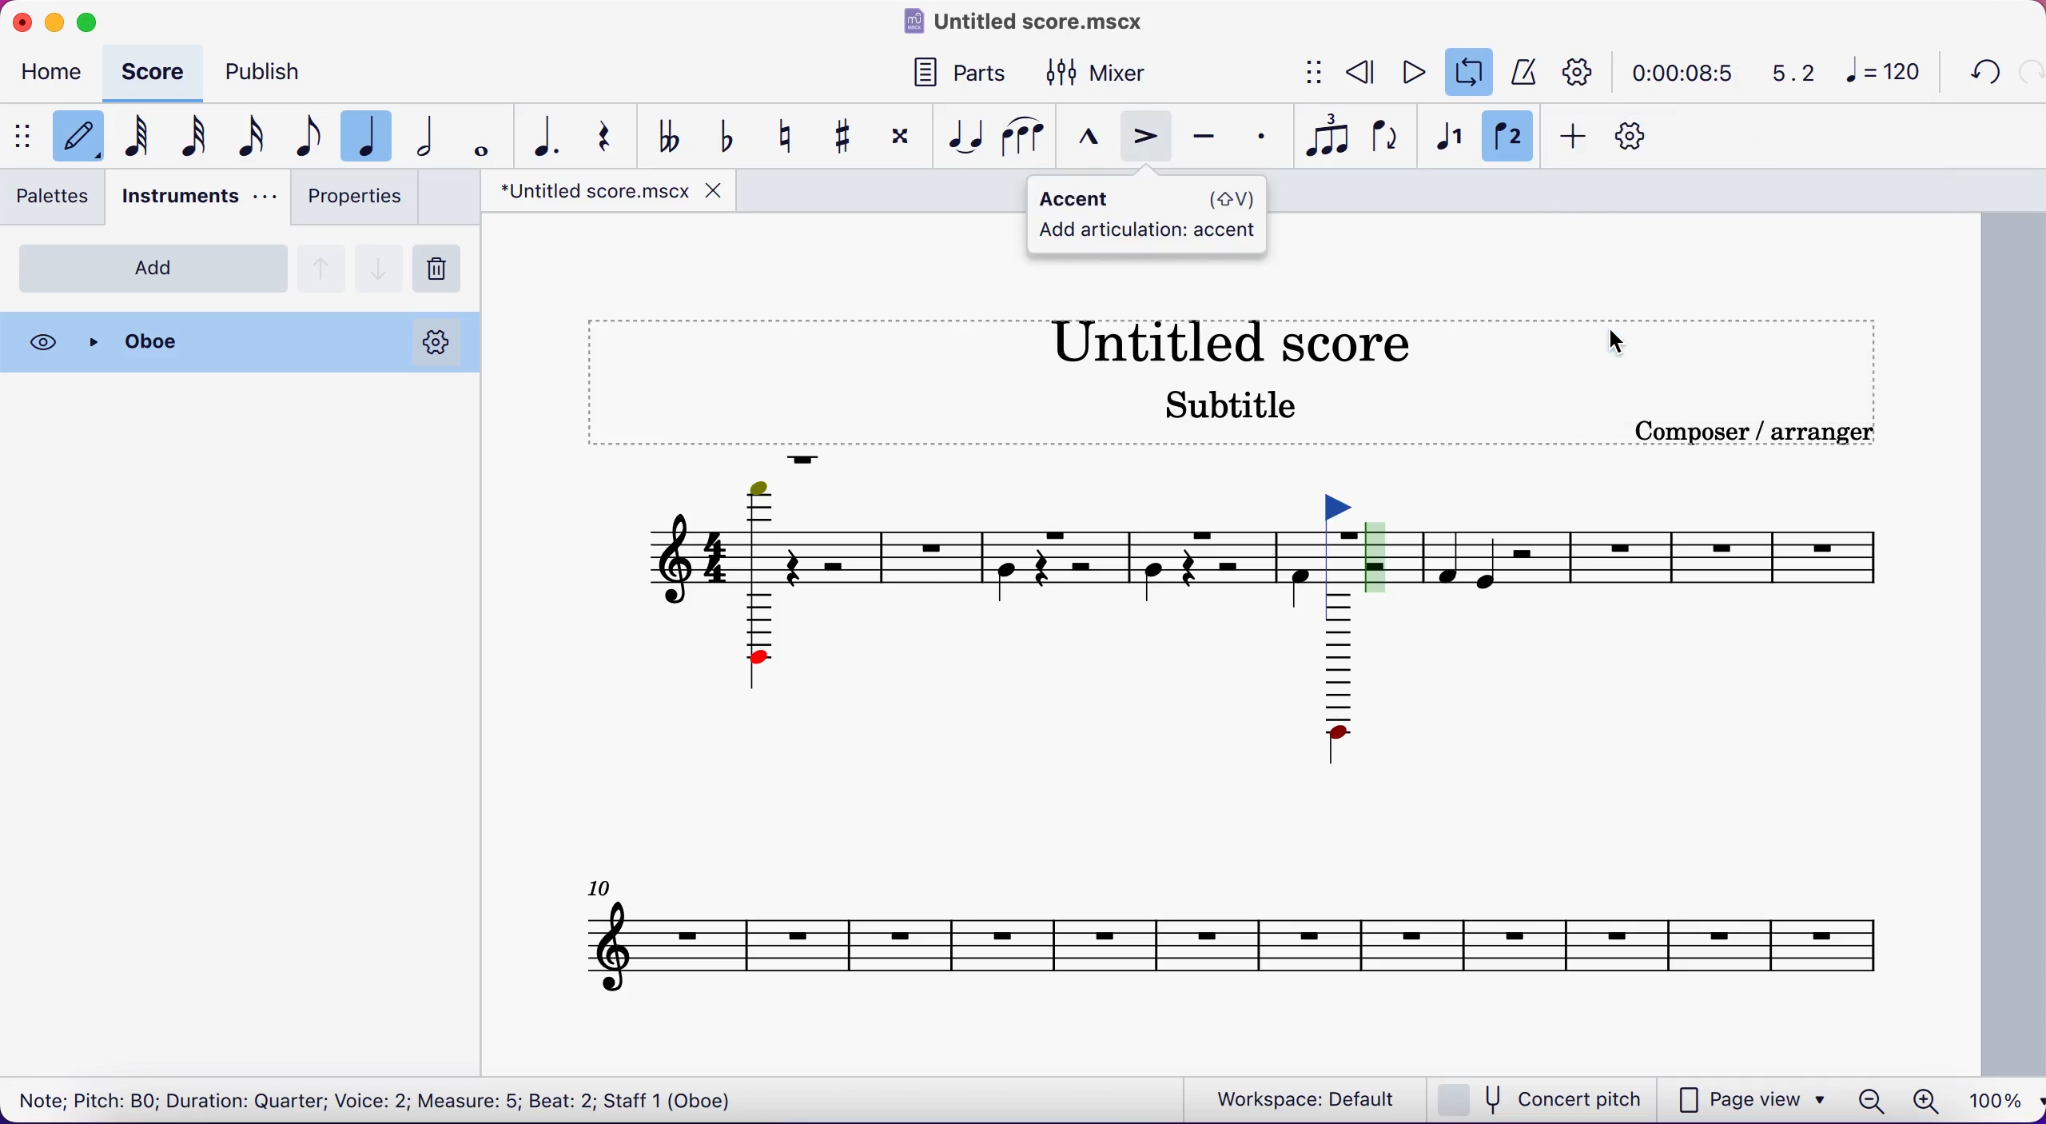  What do you see at coordinates (305, 138) in the screenshot?
I see `eight note` at bounding box center [305, 138].